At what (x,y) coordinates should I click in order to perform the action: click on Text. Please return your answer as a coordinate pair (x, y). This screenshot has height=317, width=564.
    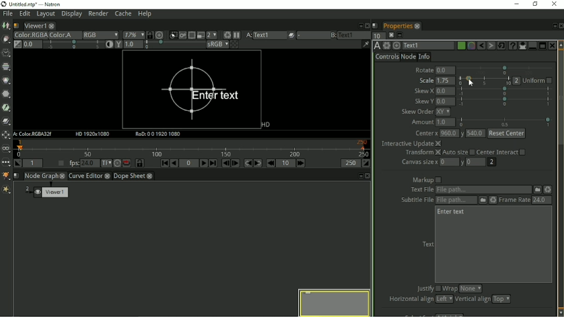
    Looking at the image, I should click on (427, 244).